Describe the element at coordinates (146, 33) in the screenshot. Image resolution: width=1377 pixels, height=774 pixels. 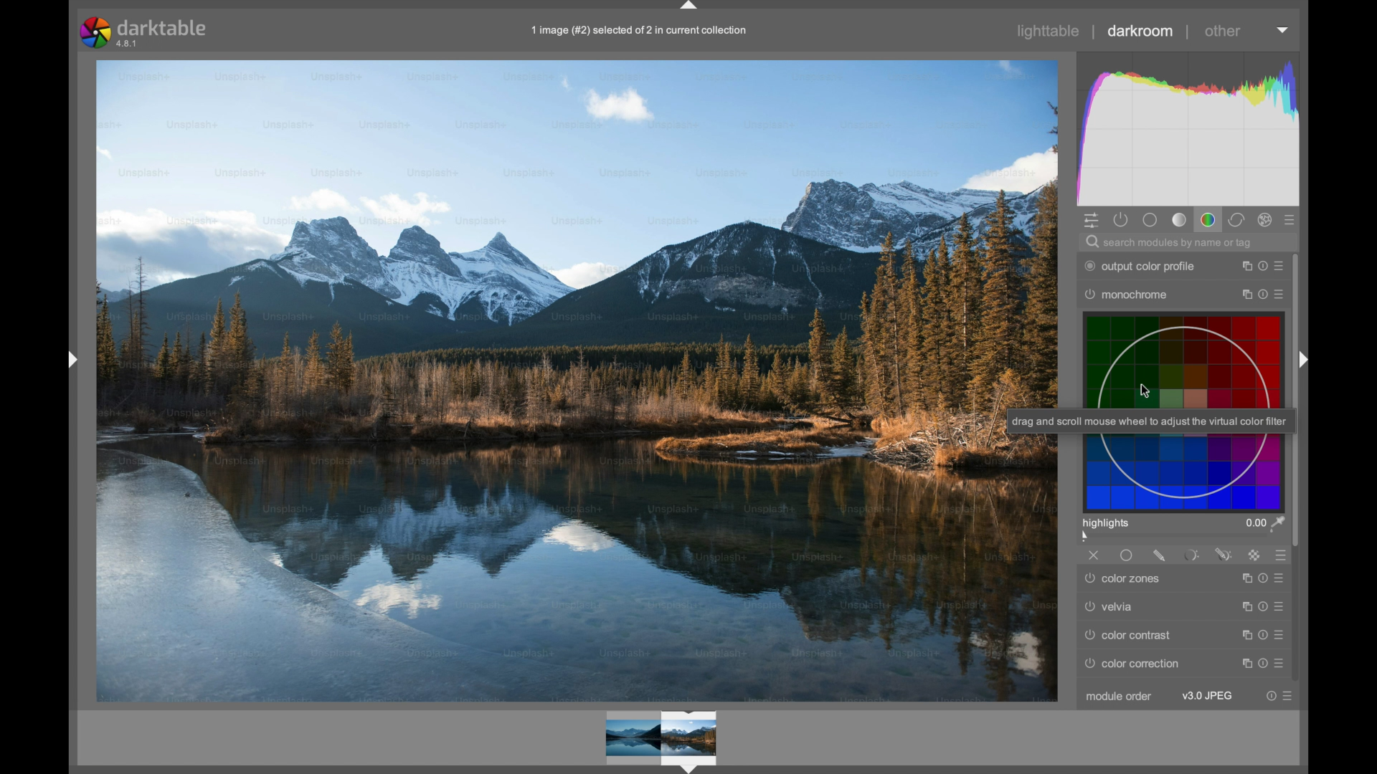
I see `darktable 4.8.1` at that location.